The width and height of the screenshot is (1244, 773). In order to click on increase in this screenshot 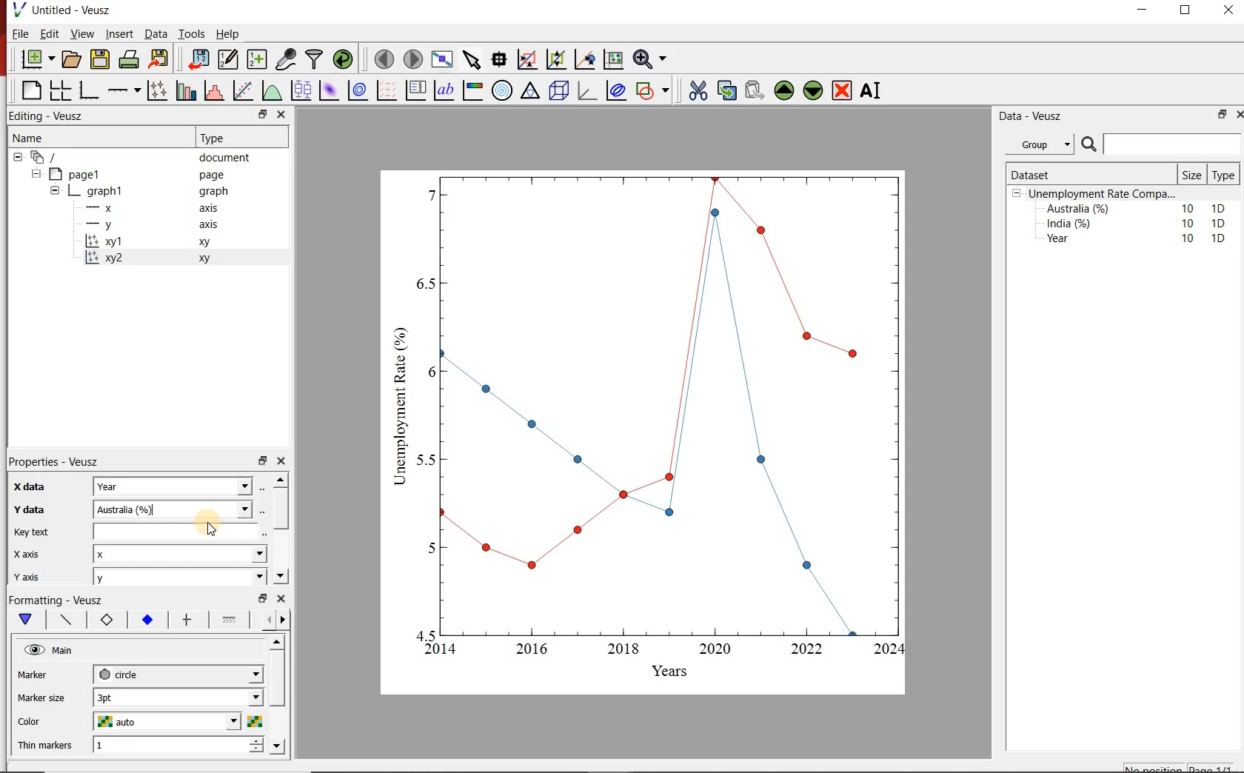, I will do `click(258, 740)`.